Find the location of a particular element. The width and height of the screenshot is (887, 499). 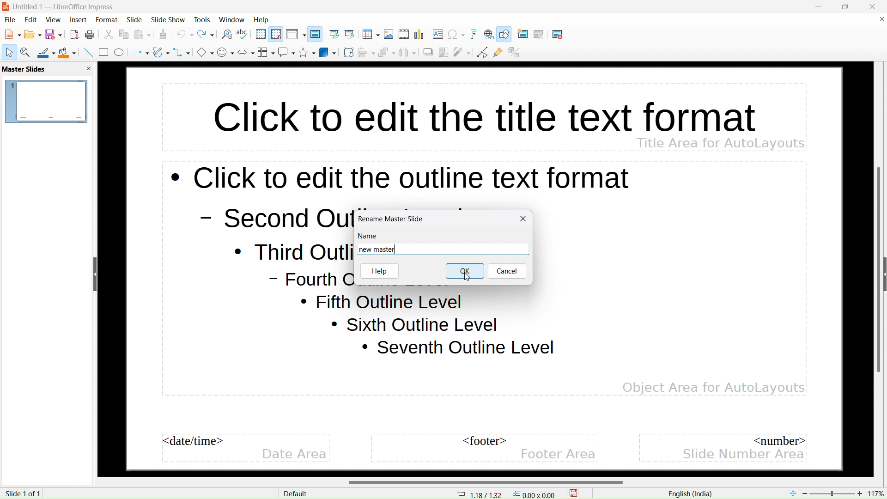

expand is located at coordinates (884, 274).